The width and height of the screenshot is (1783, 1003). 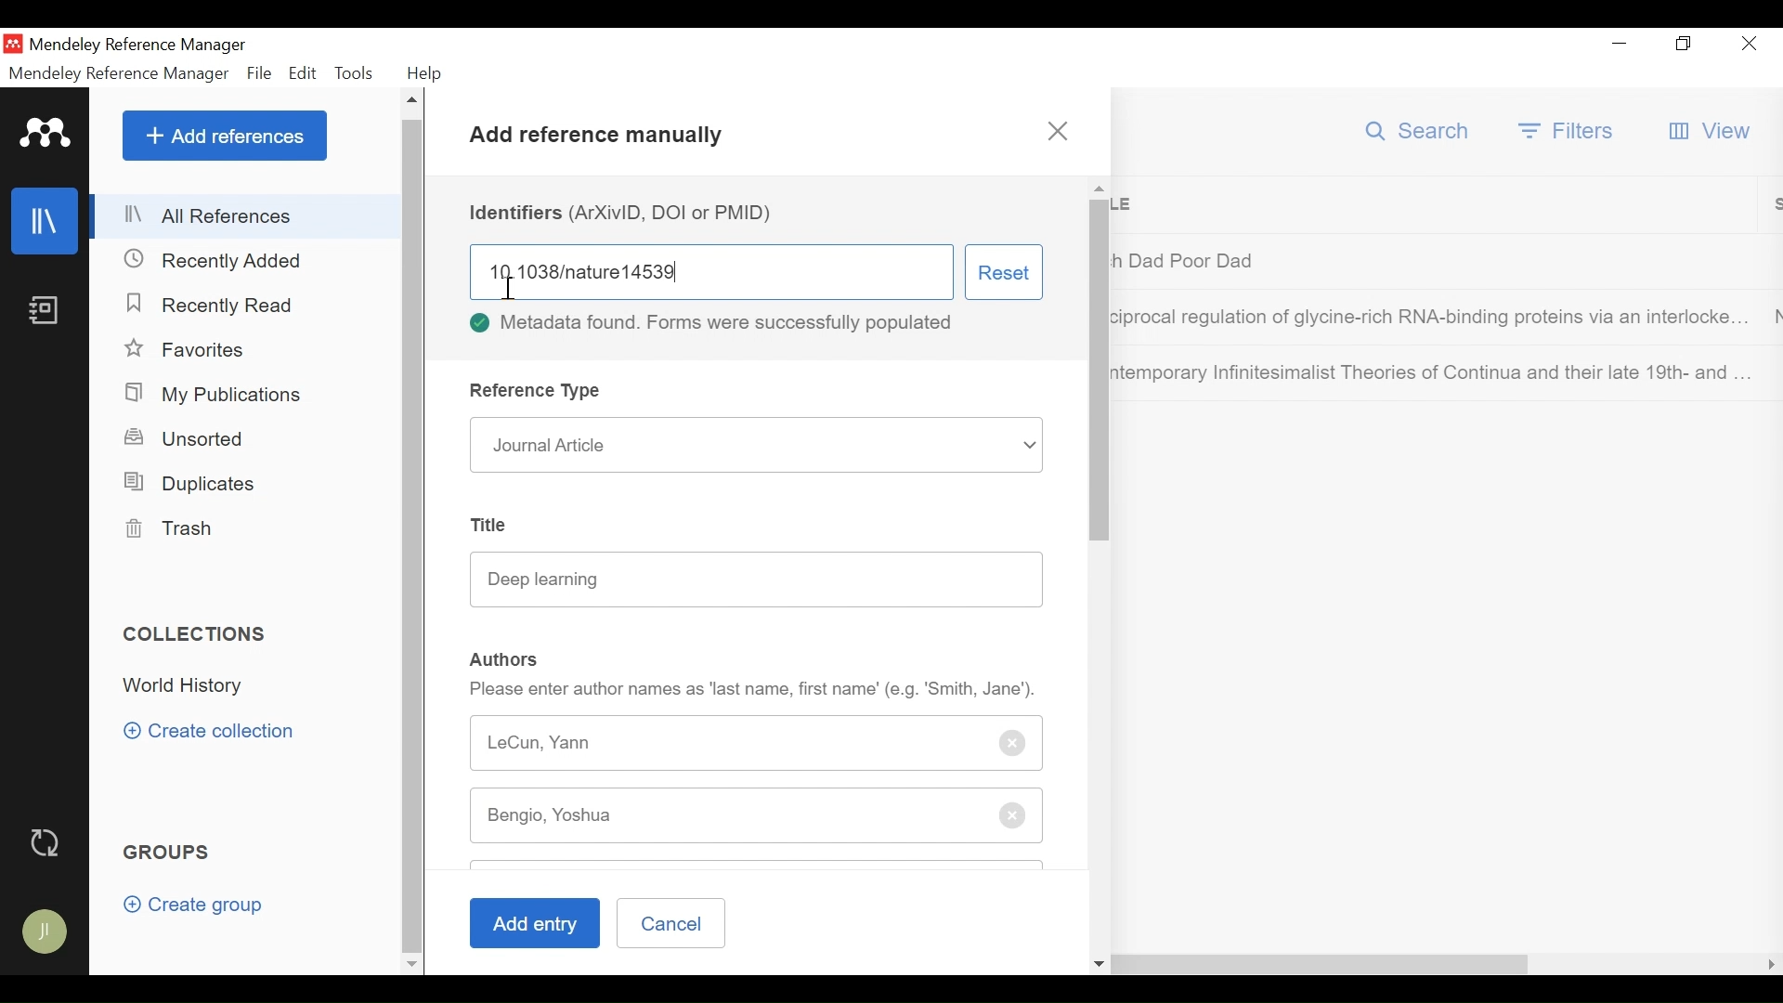 I want to click on Metadata found. Forms were successfully populated., so click(x=722, y=324).